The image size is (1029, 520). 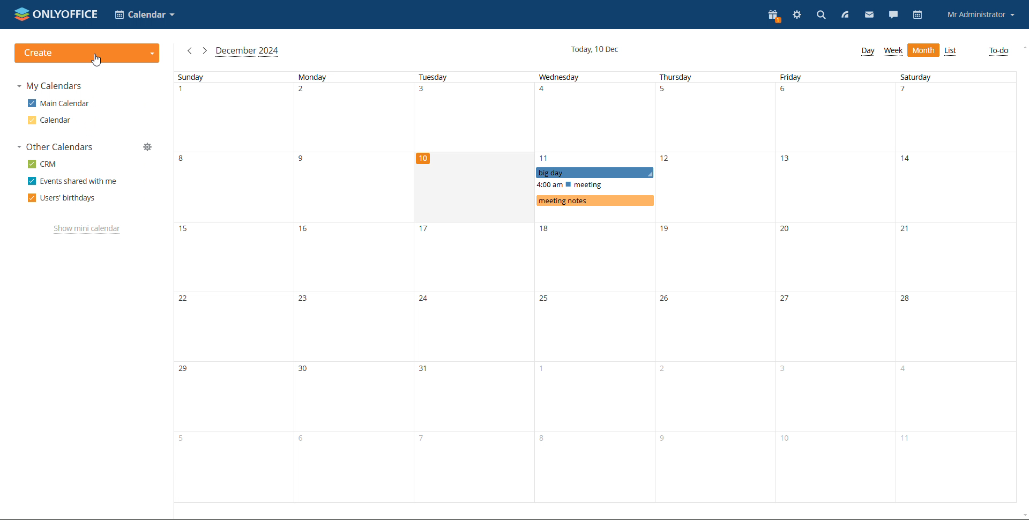 What do you see at coordinates (1000, 51) in the screenshot?
I see `to-do` at bounding box center [1000, 51].